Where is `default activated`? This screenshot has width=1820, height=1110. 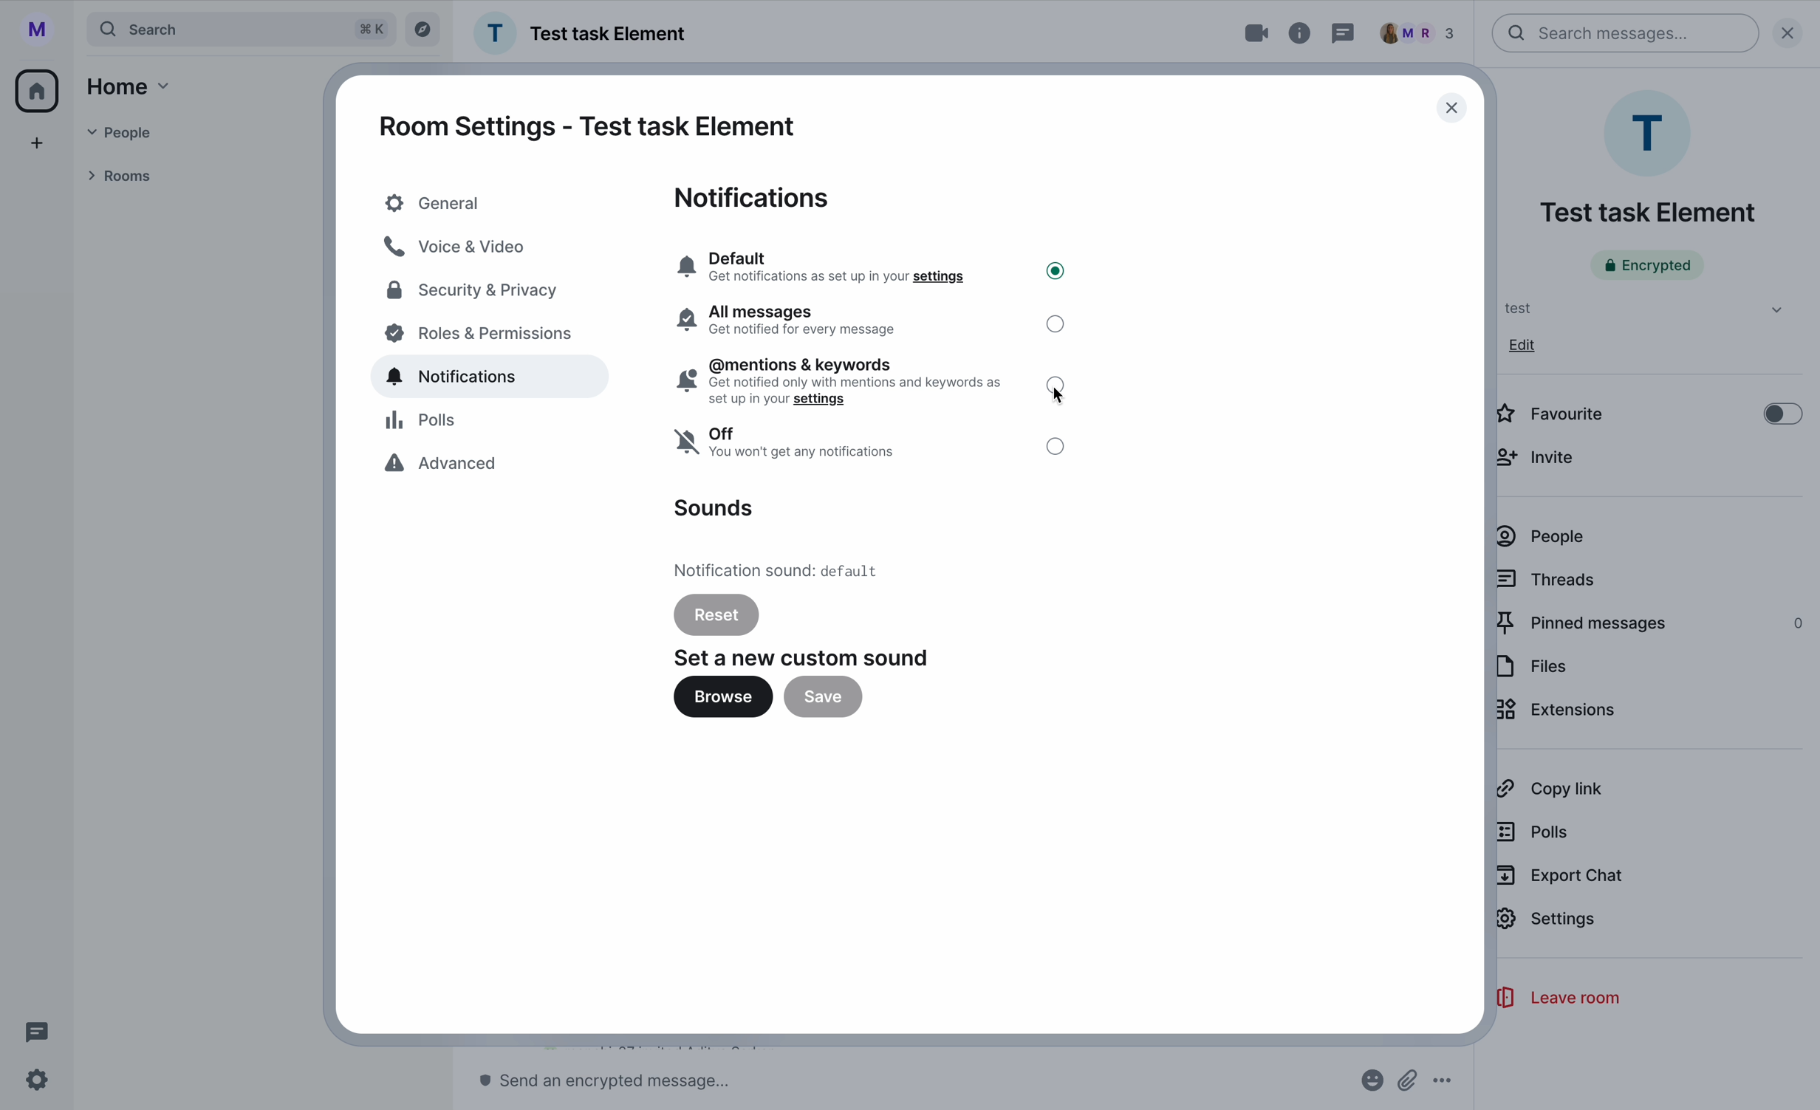 default activated is located at coordinates (870, 265).